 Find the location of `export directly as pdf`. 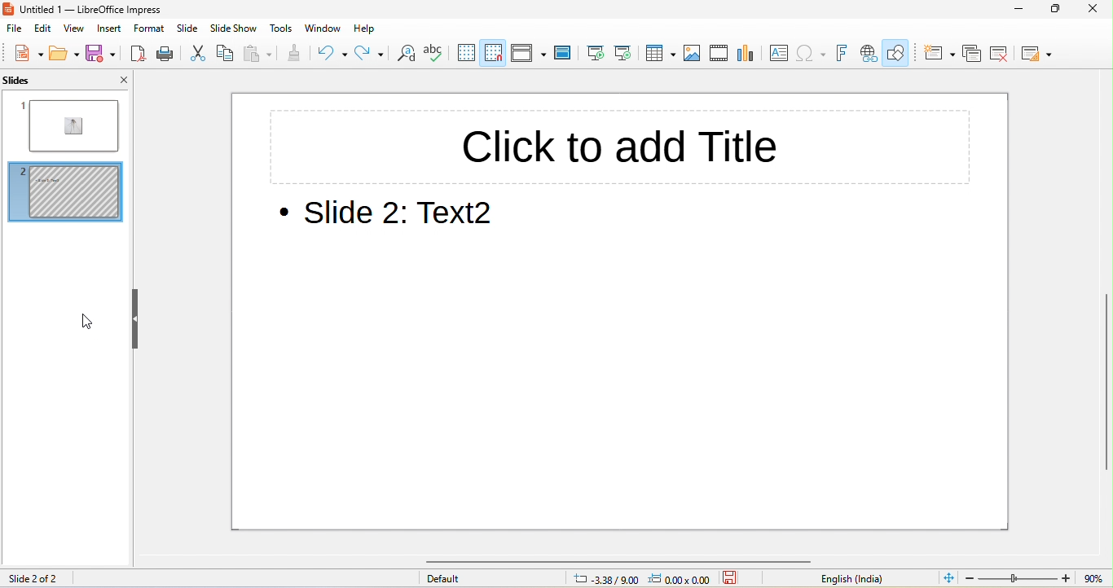

export directly as pdf is located at coordinates (139, 55).